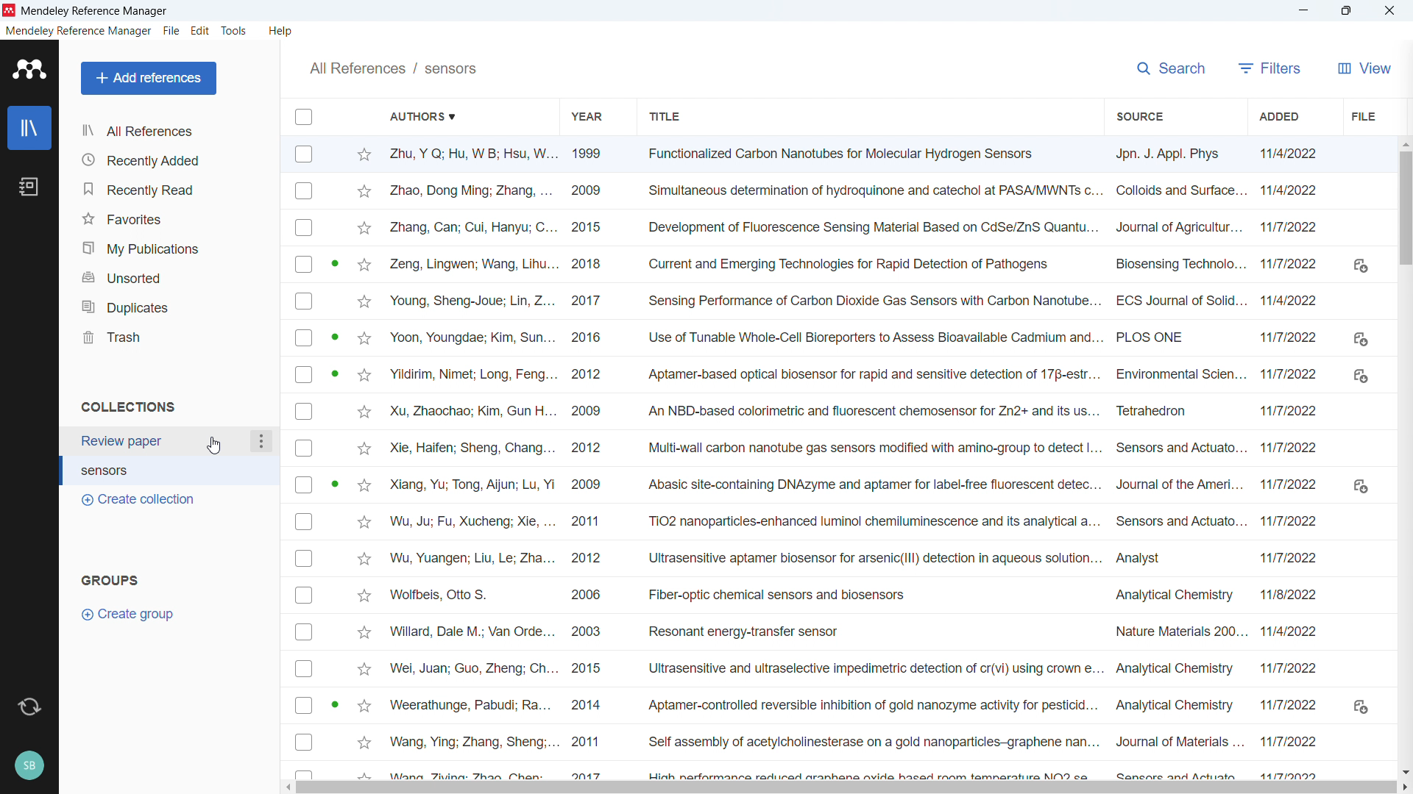 This screenshot has width=1413, height=794. What do you see at coordinates (302, 116) in the screenshot?
I see `Select all entries ` at bounding box center [302, 116].